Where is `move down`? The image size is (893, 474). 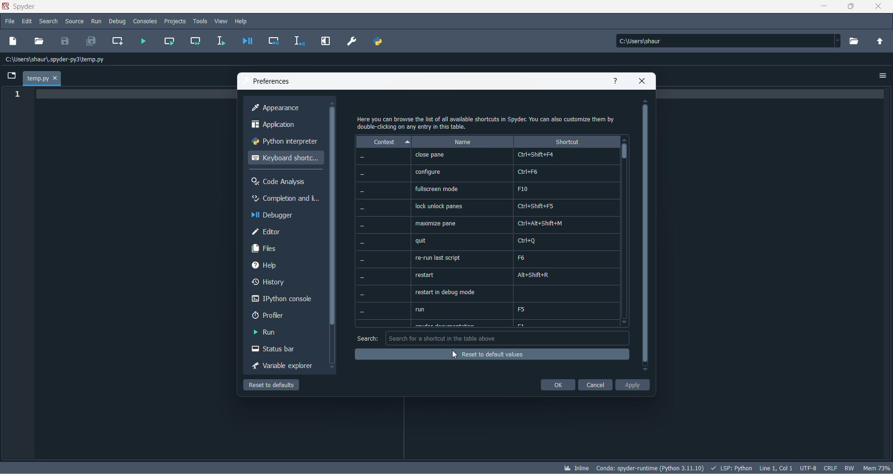
move down is located at coordinates (331, 368).